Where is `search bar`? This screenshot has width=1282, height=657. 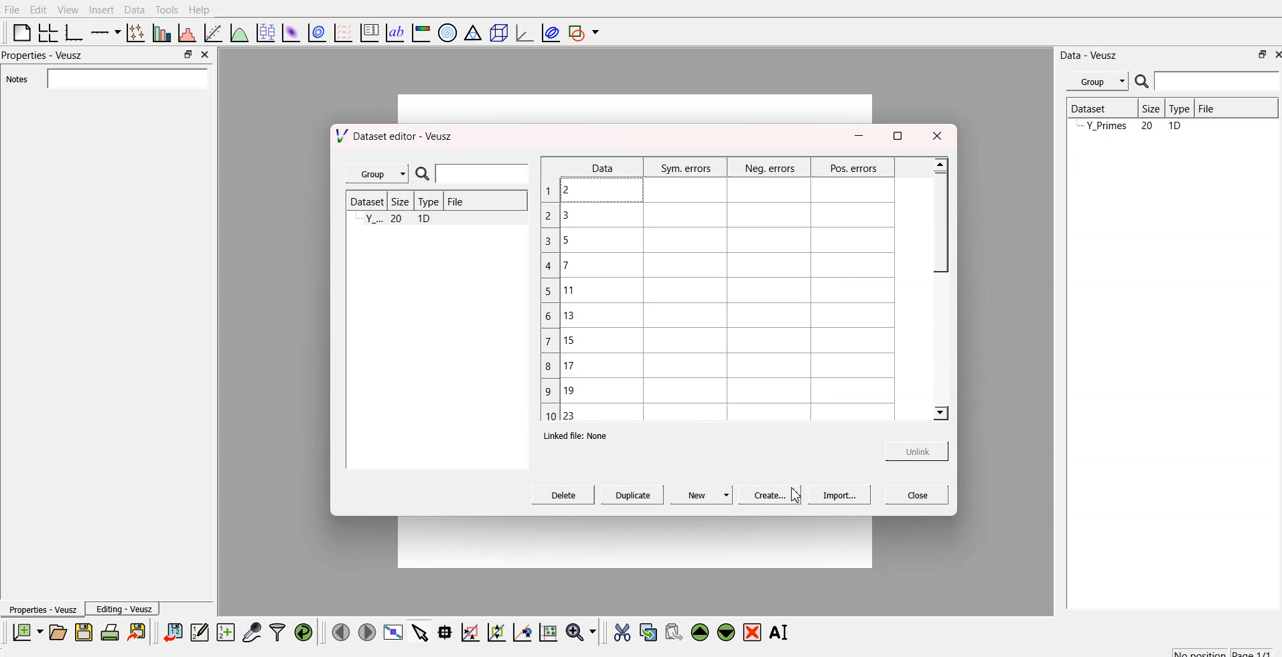
search bar is located at coordinates (482, 175).